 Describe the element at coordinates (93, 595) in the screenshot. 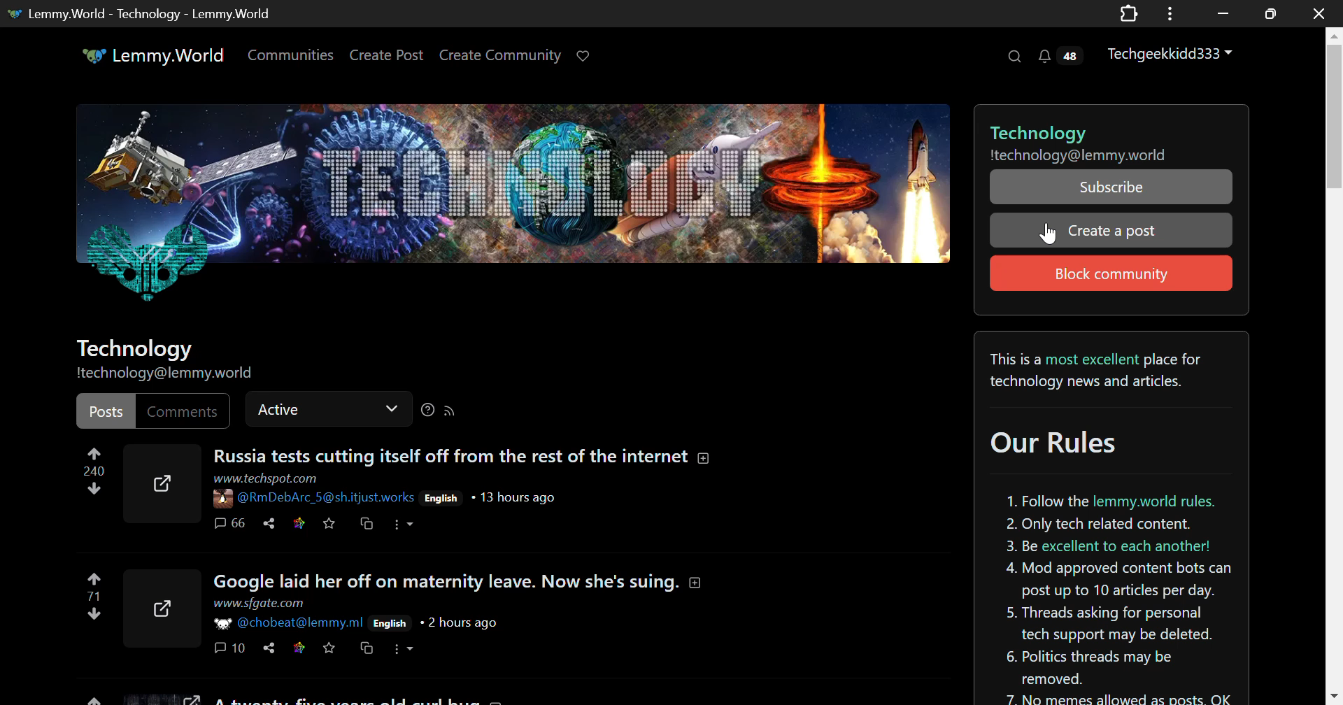

I see `71 Upvotes` at that location.